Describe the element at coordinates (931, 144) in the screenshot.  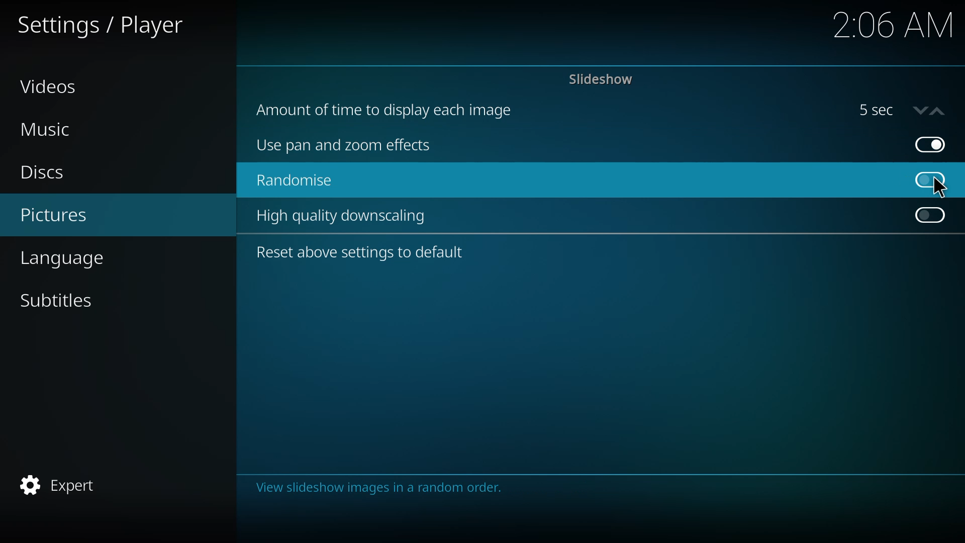
I see `enabled` at that location.